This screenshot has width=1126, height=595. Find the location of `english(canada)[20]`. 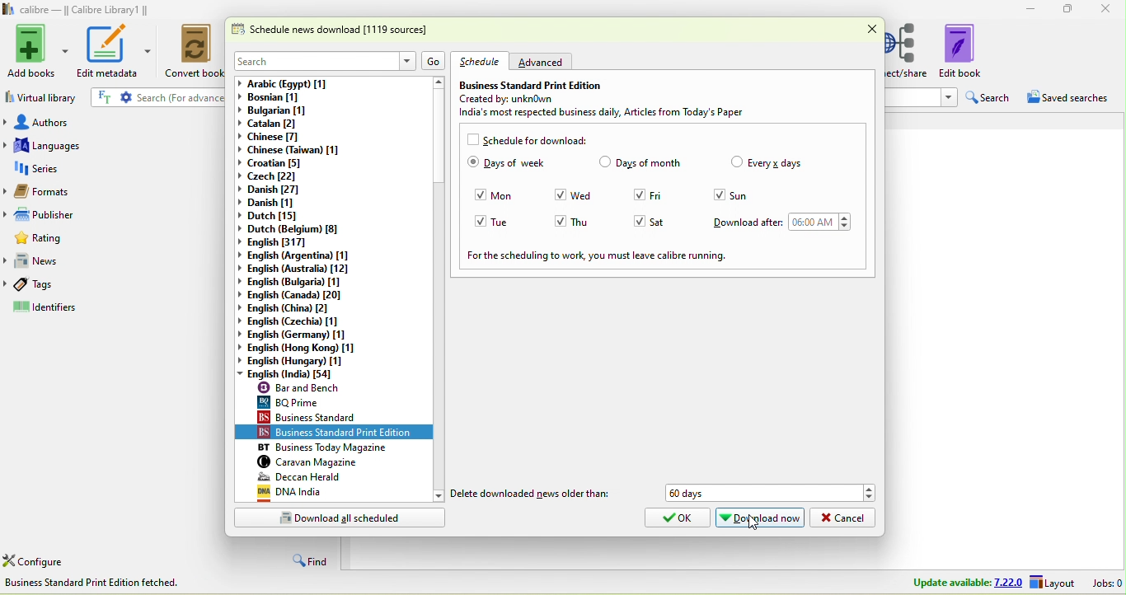

english(canada)[20] is located at coordinates (297, 295).